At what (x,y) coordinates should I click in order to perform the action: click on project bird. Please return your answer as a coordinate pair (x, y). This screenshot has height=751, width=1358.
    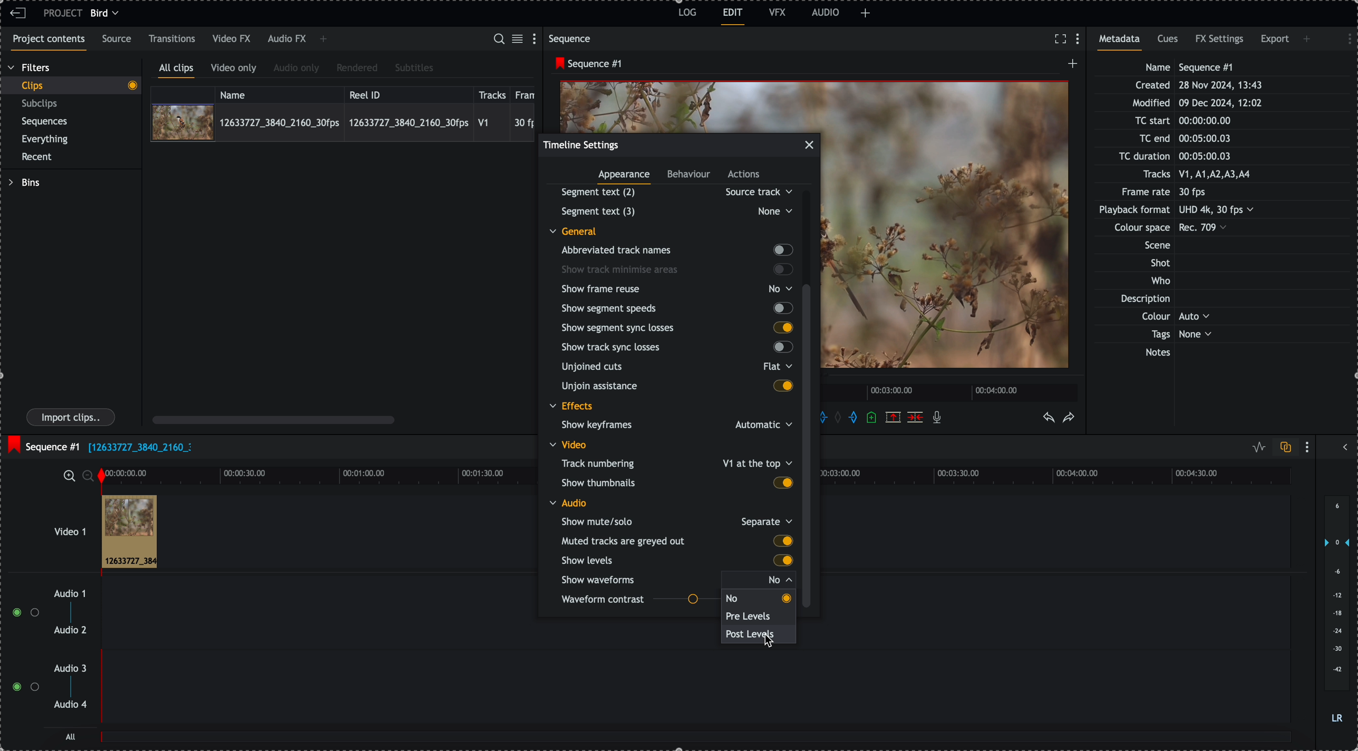
    Looking at the image, I should click on (84, 13).